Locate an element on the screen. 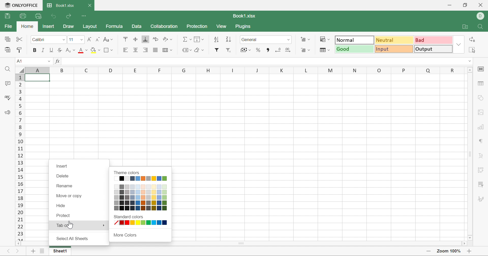  Add new sheet is located at coordinates (33, 251).